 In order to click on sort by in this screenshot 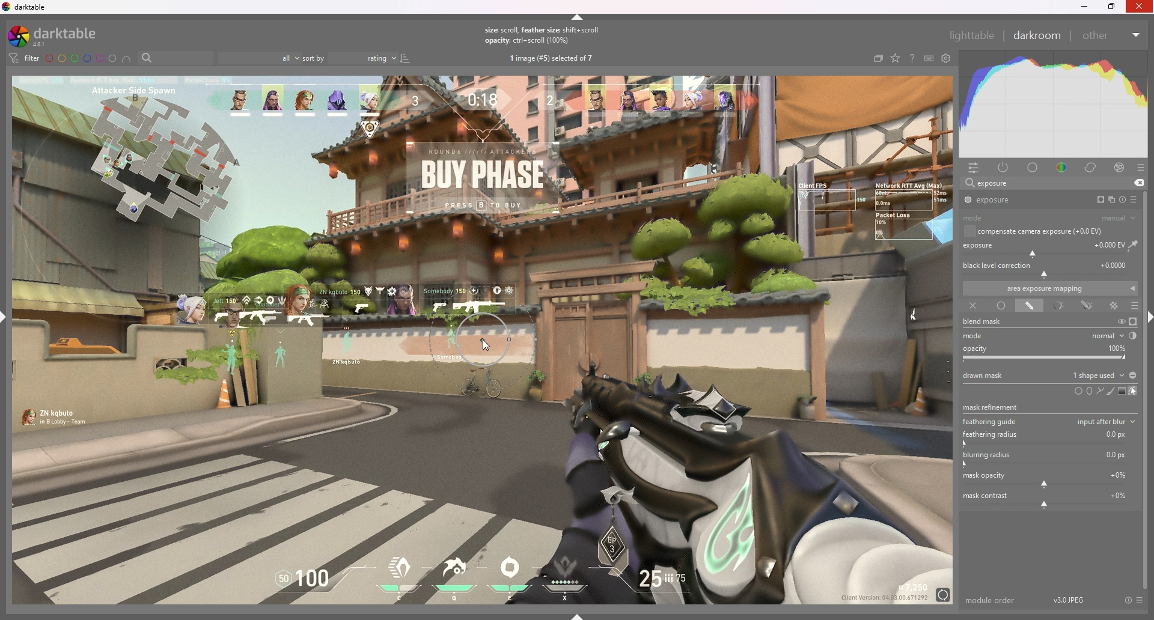, I will do `click(350, 58)`.